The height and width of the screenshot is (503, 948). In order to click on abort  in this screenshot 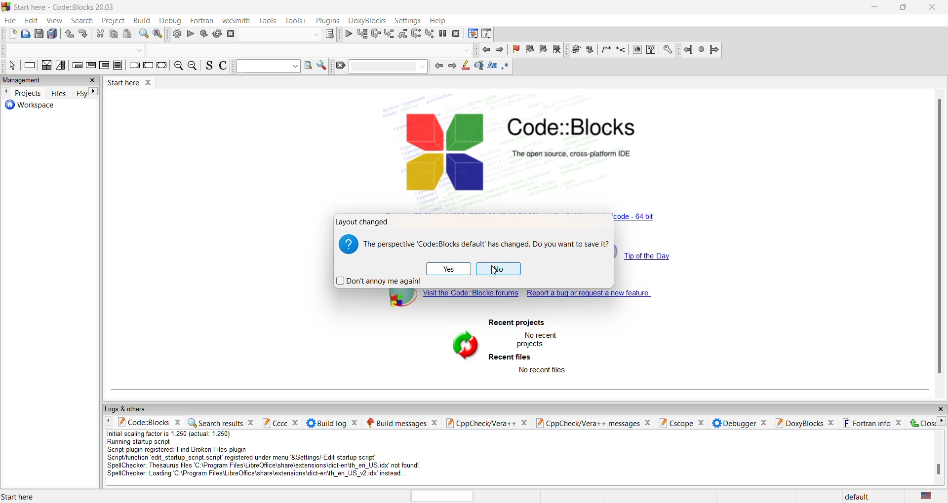, I will do `click(232, 35)`.